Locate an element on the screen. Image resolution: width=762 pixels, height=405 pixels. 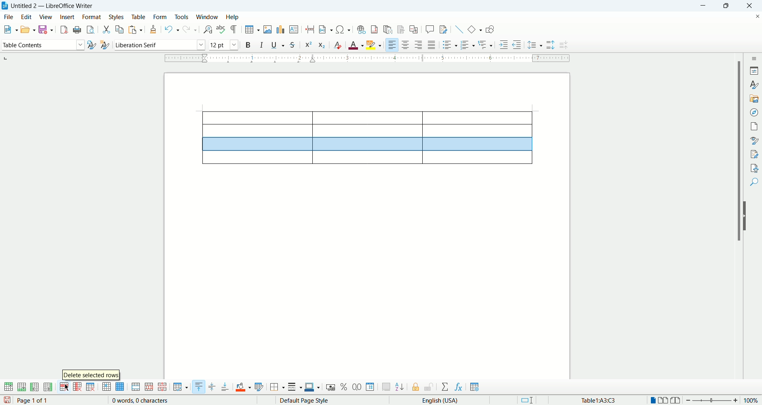
maximize is located at coordinates (724, 7).